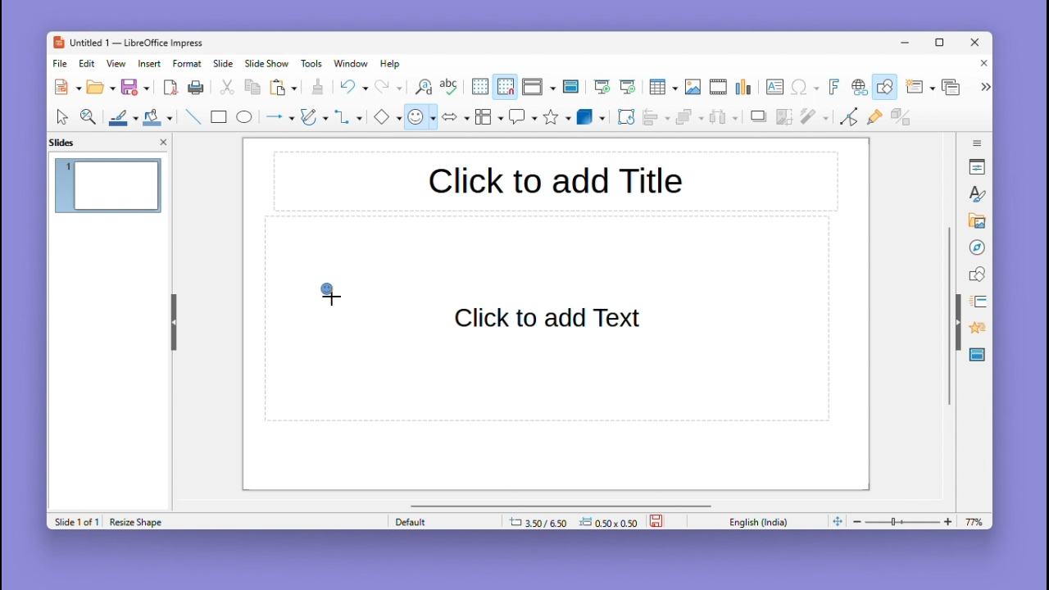  What do you see at coordinates (551, 319) in the screenshot?
I see `Content` at bounding box center [551, 319].